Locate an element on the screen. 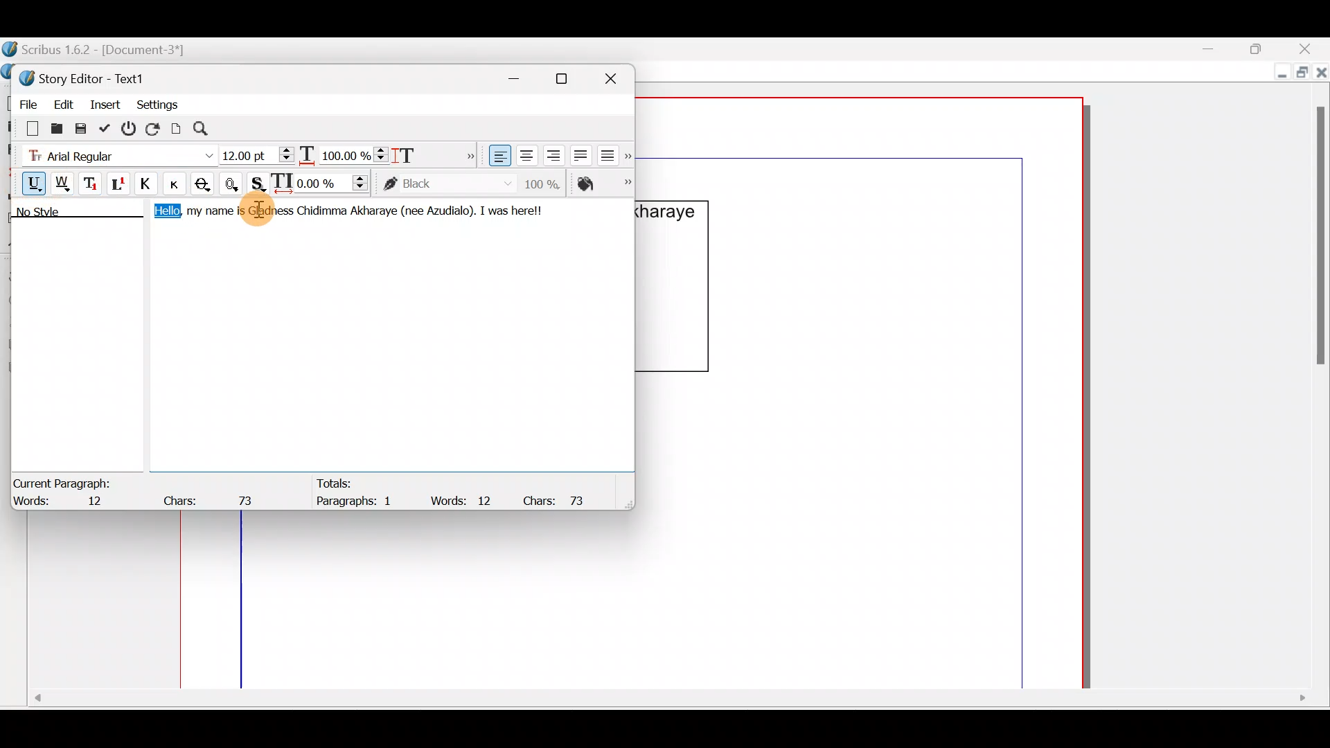  Maximize is located at coordinates (1264, 48).